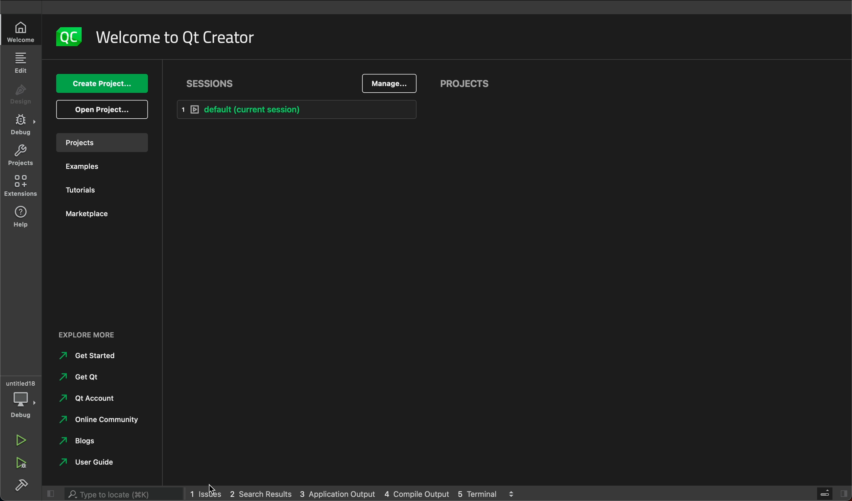 Image resolution: width=852 pixels, height=501 pixels. Describe the element at coordinates (84, 169) in the screenshot. I see `examples` at that location.